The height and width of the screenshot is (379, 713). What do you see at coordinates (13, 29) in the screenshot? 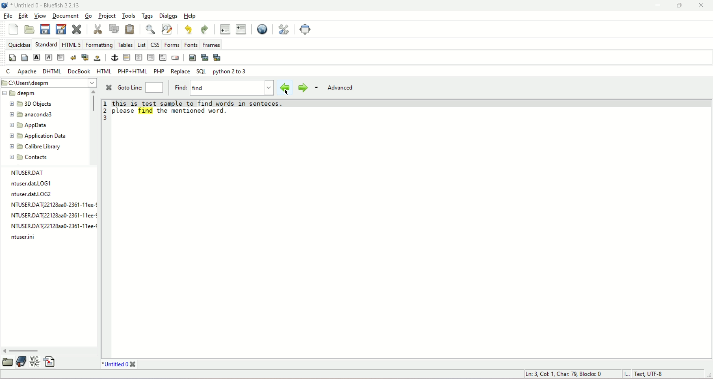
I see `new` at bounding box center [13, 29].